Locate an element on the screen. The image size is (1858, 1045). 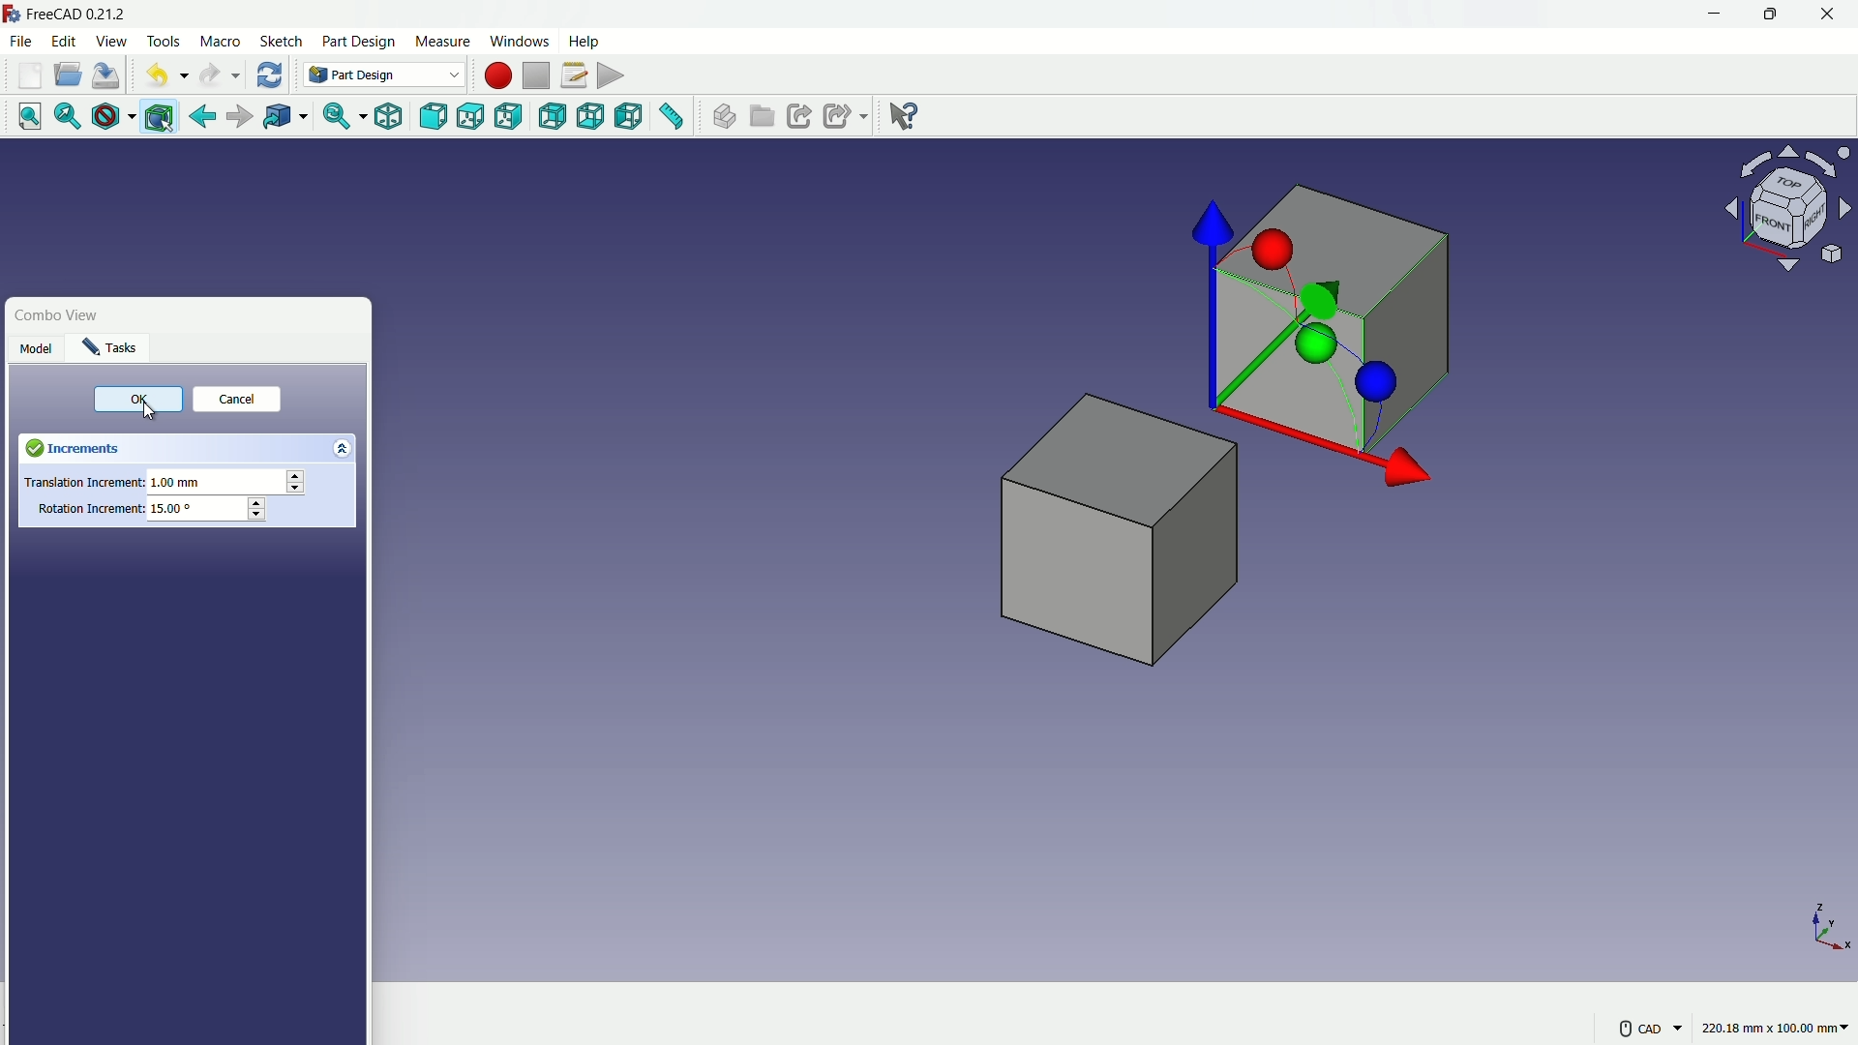
cancel is located at coordinates (234, 402).